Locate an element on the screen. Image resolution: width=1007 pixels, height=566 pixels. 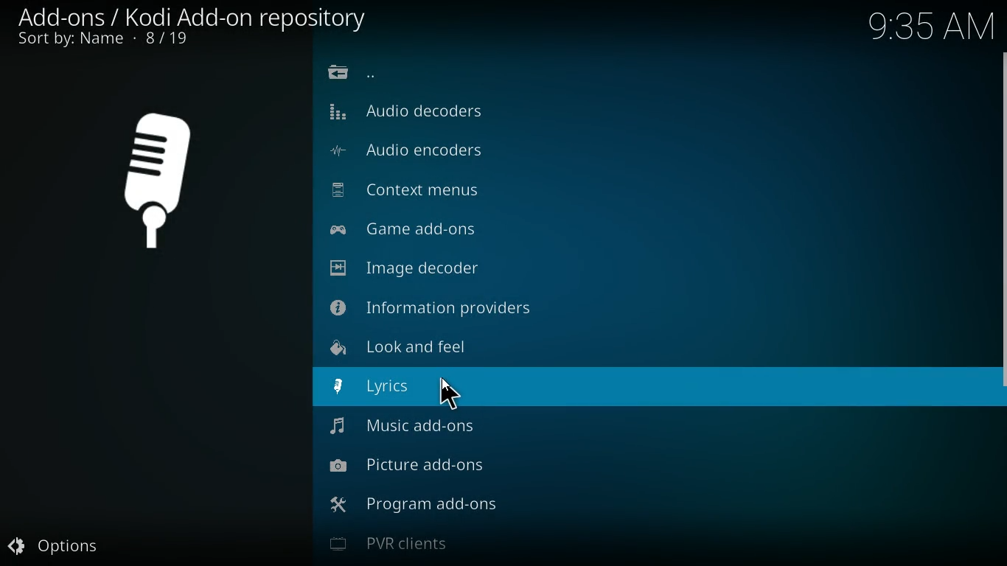
audio encoders is located at coordinates (431, 153).